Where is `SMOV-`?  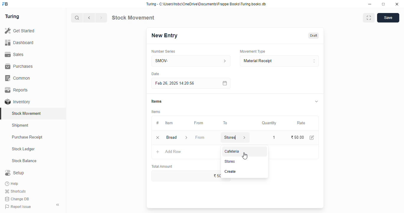 SMOV- is located at coordinates (191, 61).